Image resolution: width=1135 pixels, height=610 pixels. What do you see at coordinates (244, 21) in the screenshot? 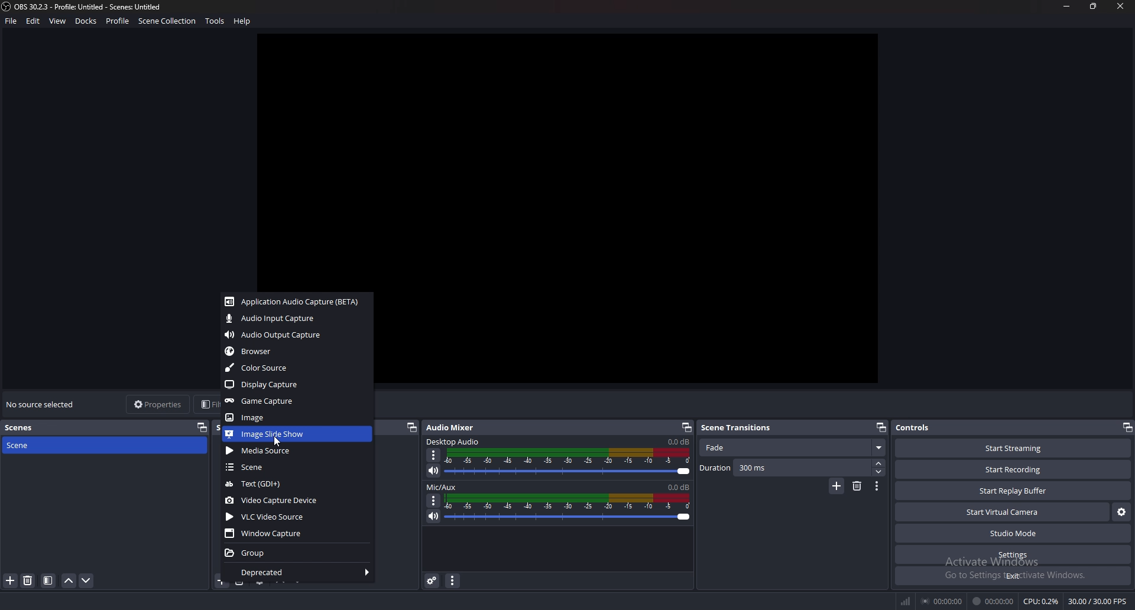
I see `help` at bounding box center [244, 21].